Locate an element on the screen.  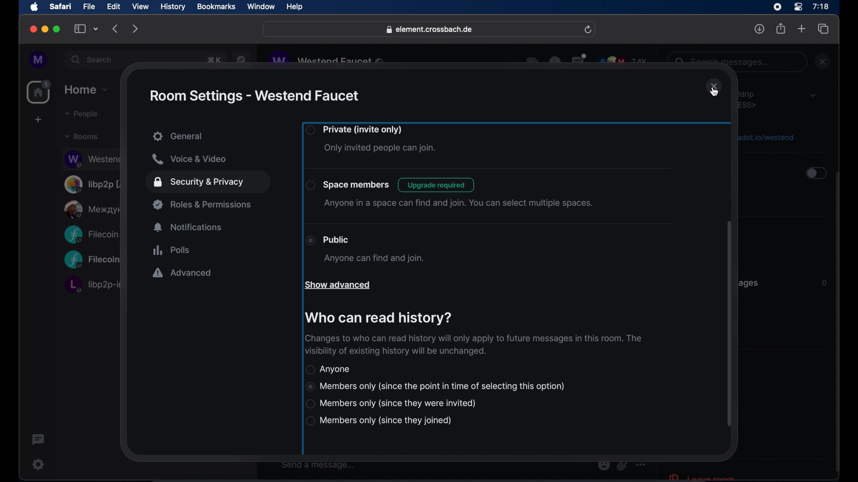
safari is located at coordinates (60, 6).